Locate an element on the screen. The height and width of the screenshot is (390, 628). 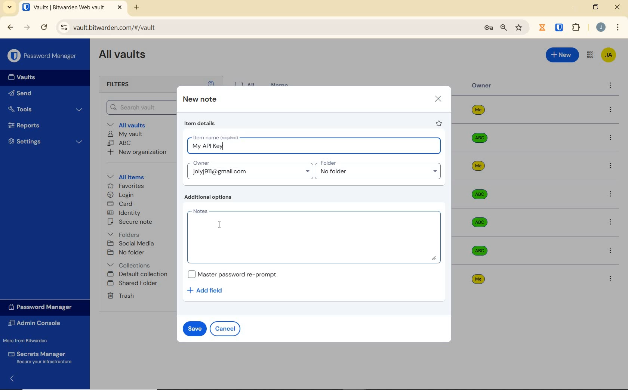
customize Google chrome is located at coordinates (618, 28).